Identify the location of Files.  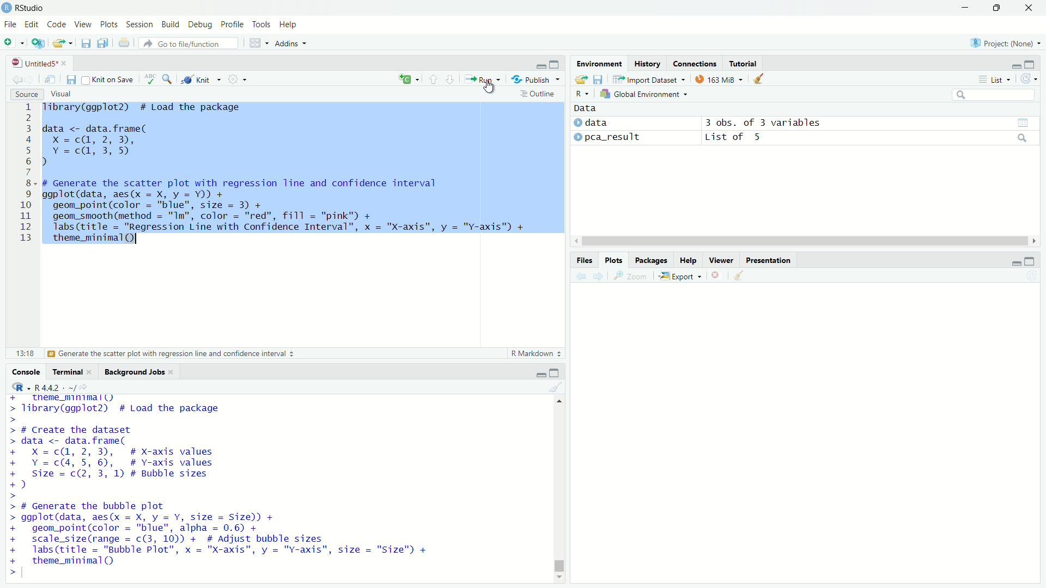
(585, 260).